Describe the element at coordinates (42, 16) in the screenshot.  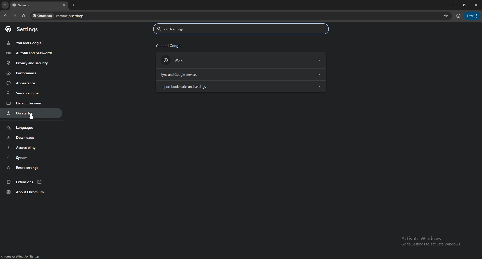
I see `chromium` at that location.